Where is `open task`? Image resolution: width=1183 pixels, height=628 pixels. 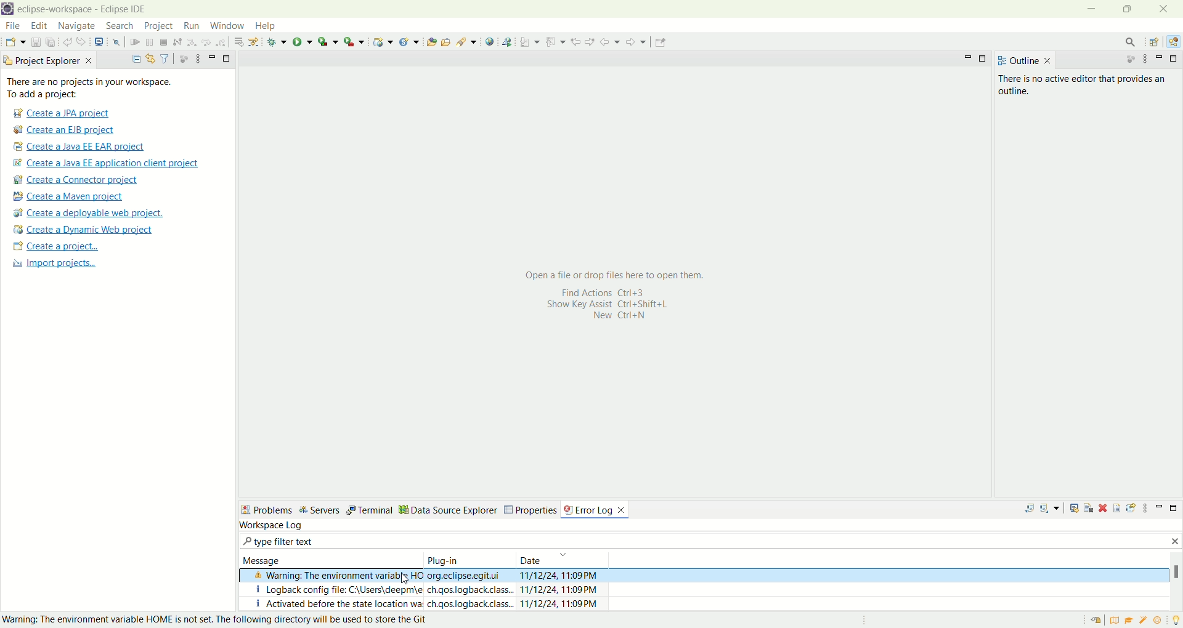
open task is located at coordinates (446, 42).